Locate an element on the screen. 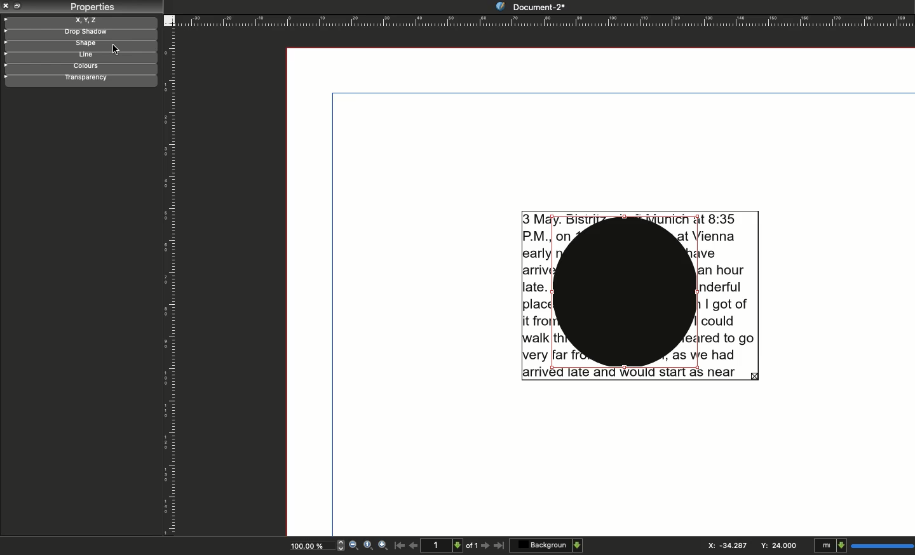  Shape selected is located at coordinates (625, 294).